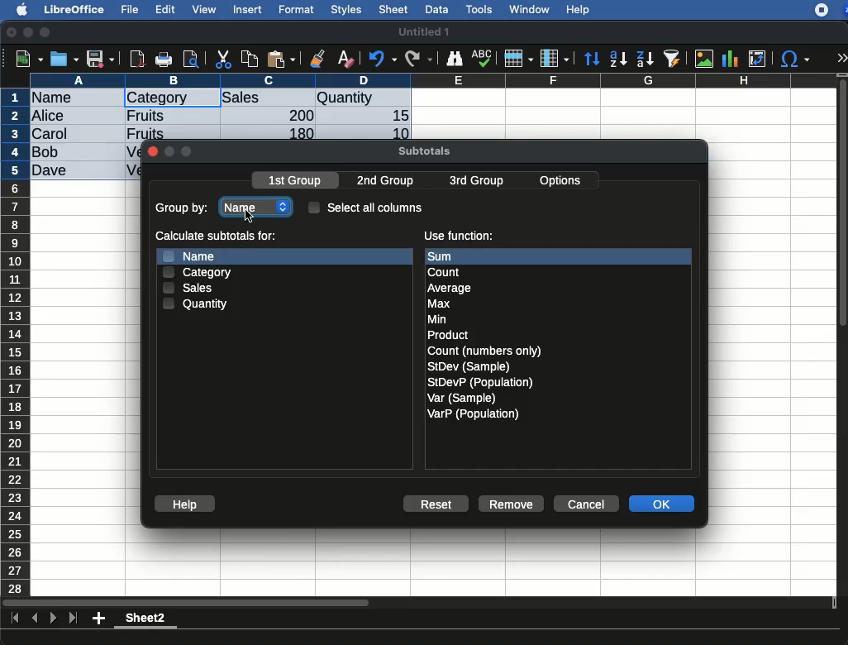  I want to click on column, so click(434, 80).